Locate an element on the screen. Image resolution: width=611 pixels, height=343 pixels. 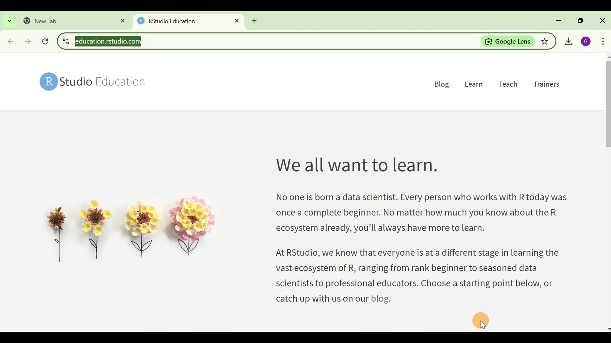
Cursor is located at coordinates (481, 319).